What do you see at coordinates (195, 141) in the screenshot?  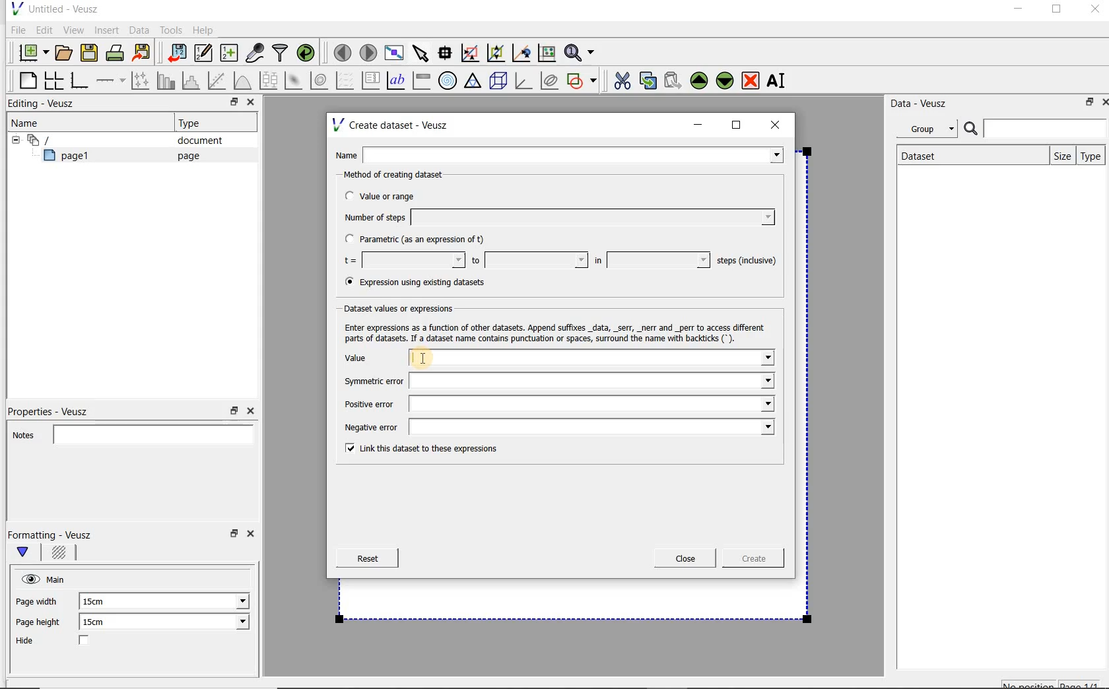 I see `document` at bounding box center [195, 141].